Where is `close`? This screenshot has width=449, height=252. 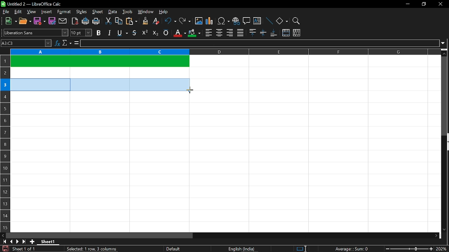 close is located at coordinates (441, 4).